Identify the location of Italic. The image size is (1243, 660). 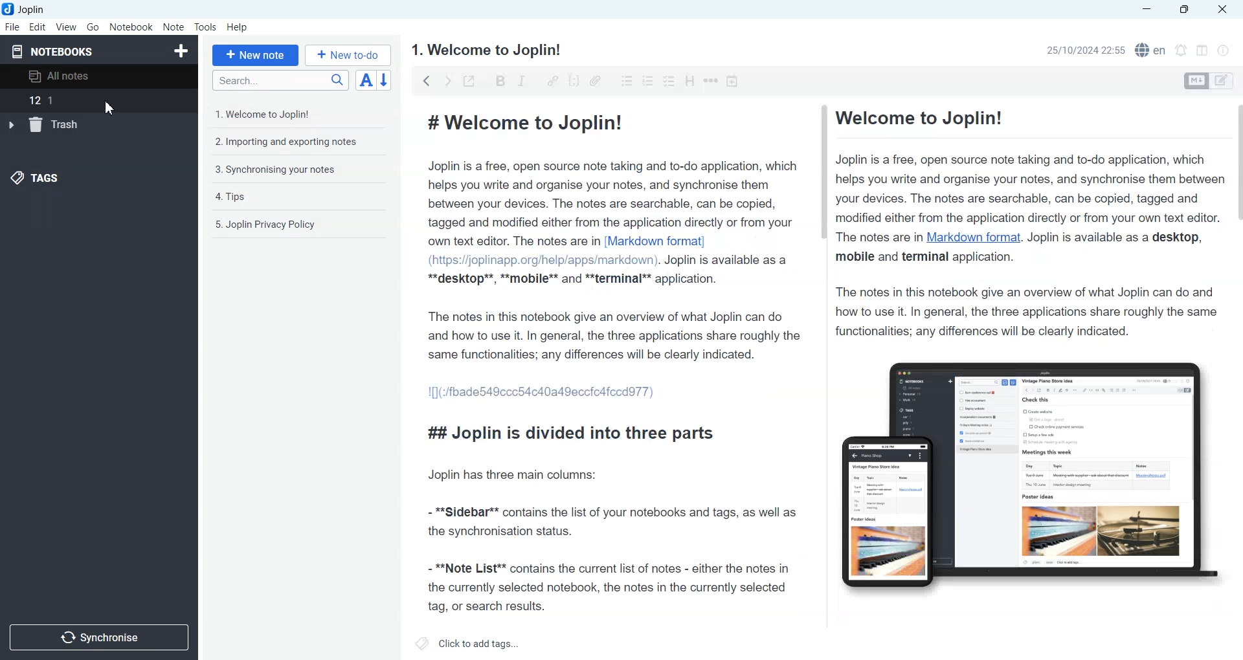
(523, 81).